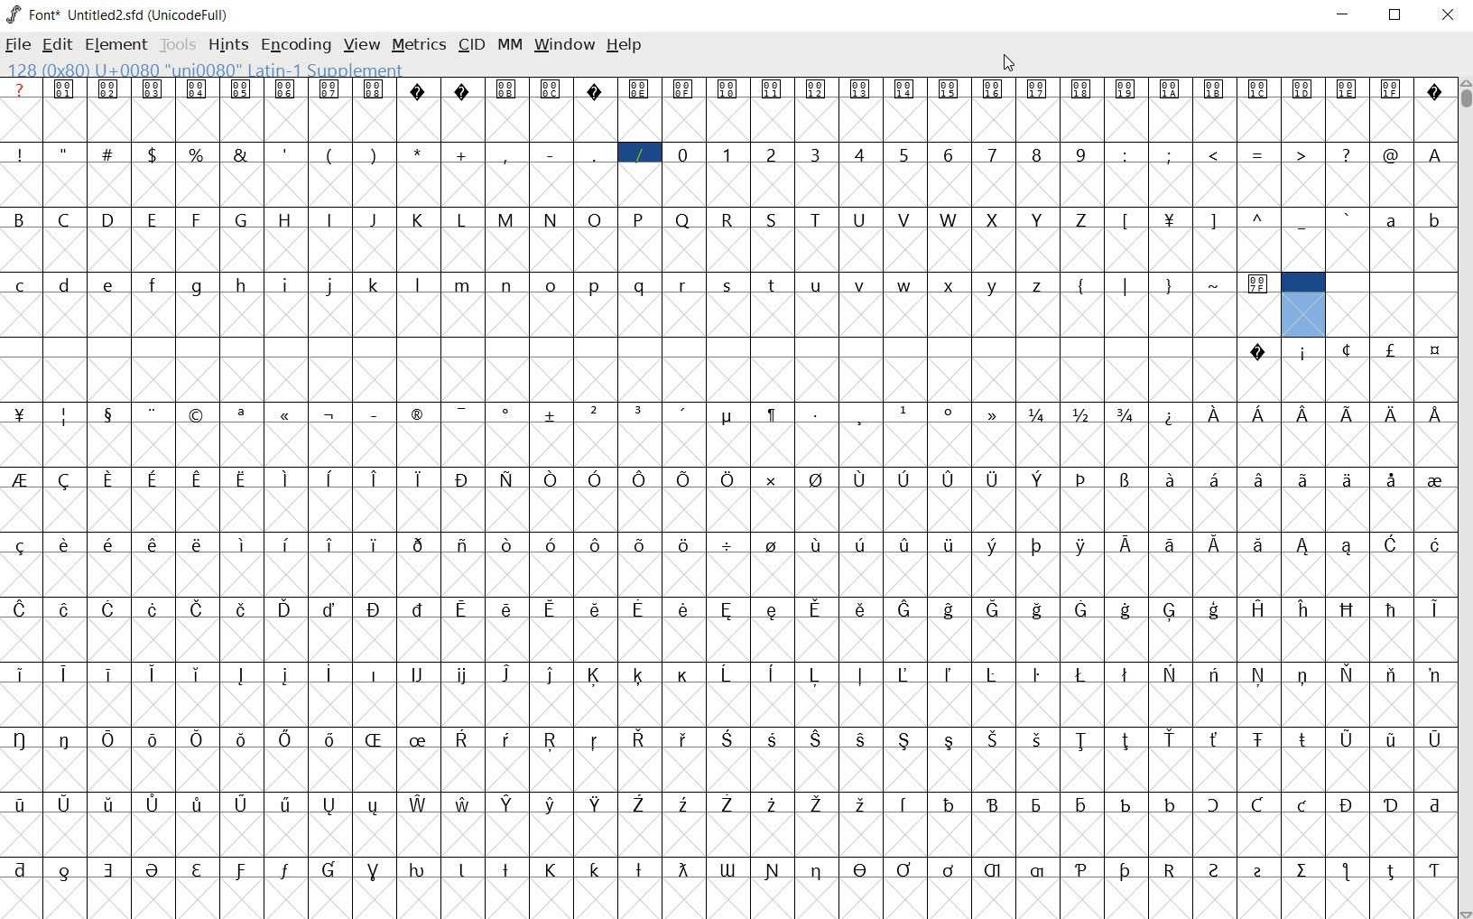  I want to click on Symbol, so click(158, 673).